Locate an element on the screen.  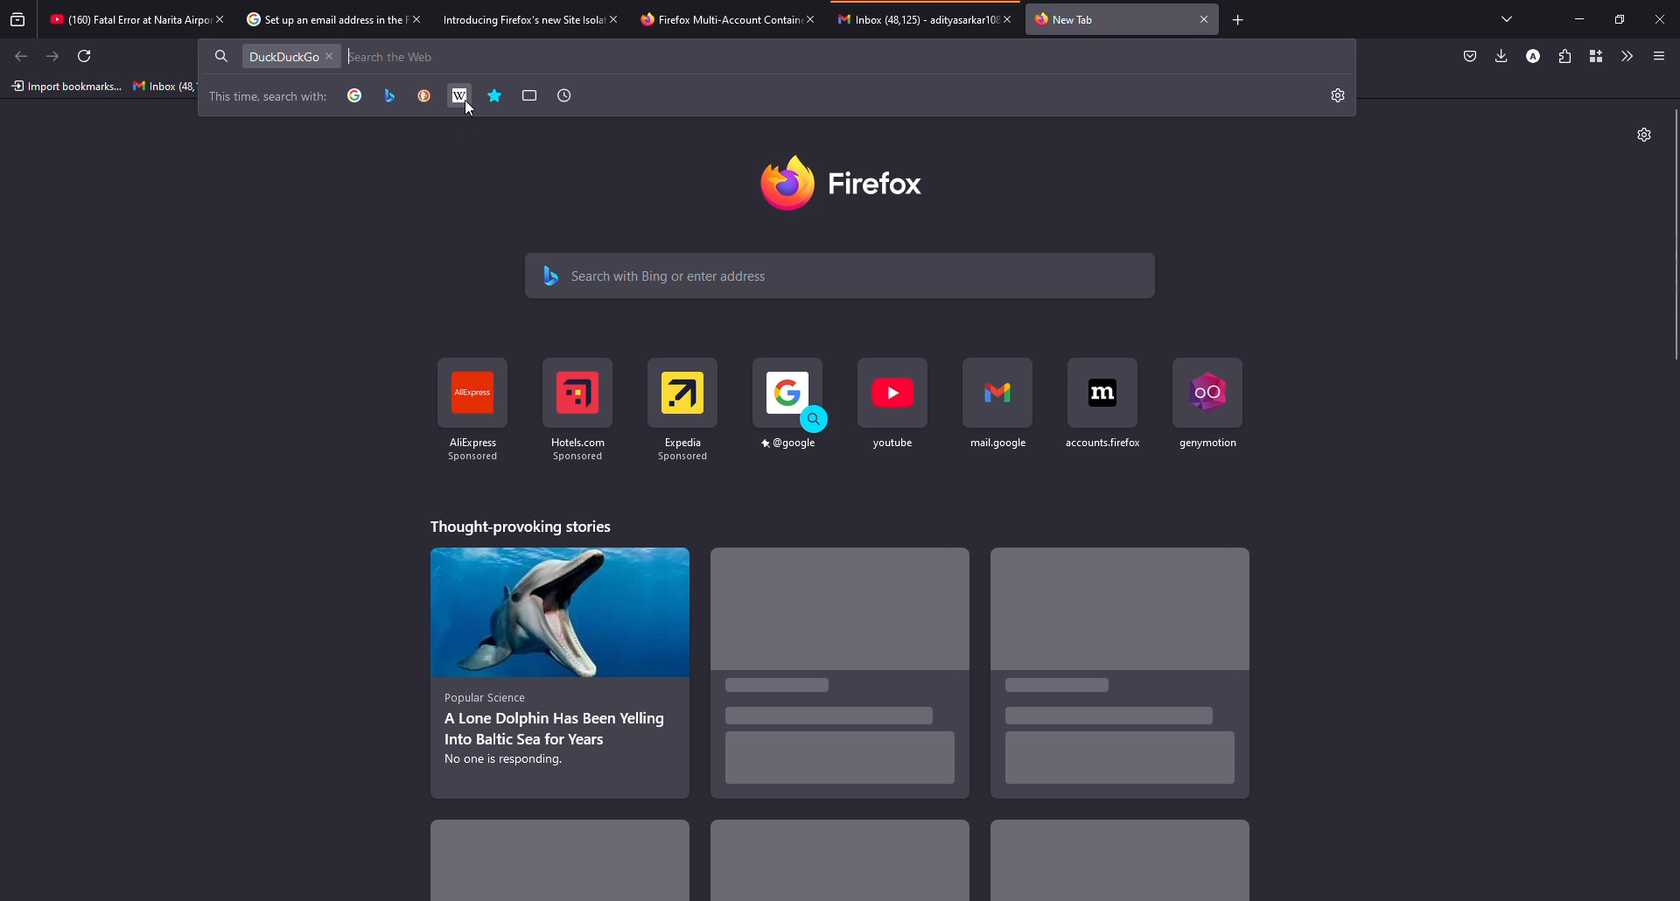
menu is located at coordinates (1659, 56).